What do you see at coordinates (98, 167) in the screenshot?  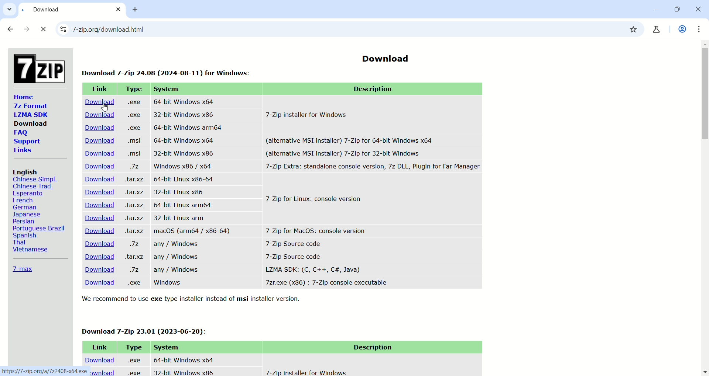 I see `Download` at bounding box center [98, 167].